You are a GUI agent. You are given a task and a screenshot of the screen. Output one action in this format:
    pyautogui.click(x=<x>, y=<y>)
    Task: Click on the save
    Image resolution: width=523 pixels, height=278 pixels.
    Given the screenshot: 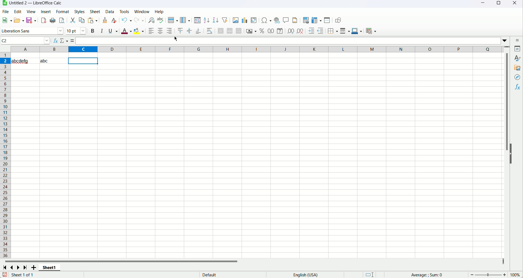 What is the action you would take?
    pyautogui.click(x=5, y=274)
    